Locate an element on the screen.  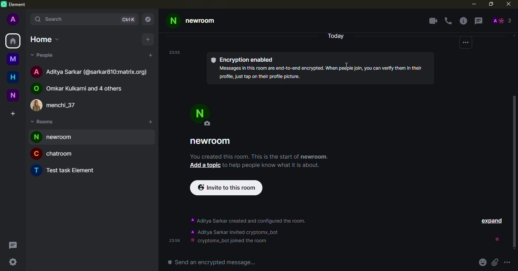
attach is located at coordinates (494, 263).